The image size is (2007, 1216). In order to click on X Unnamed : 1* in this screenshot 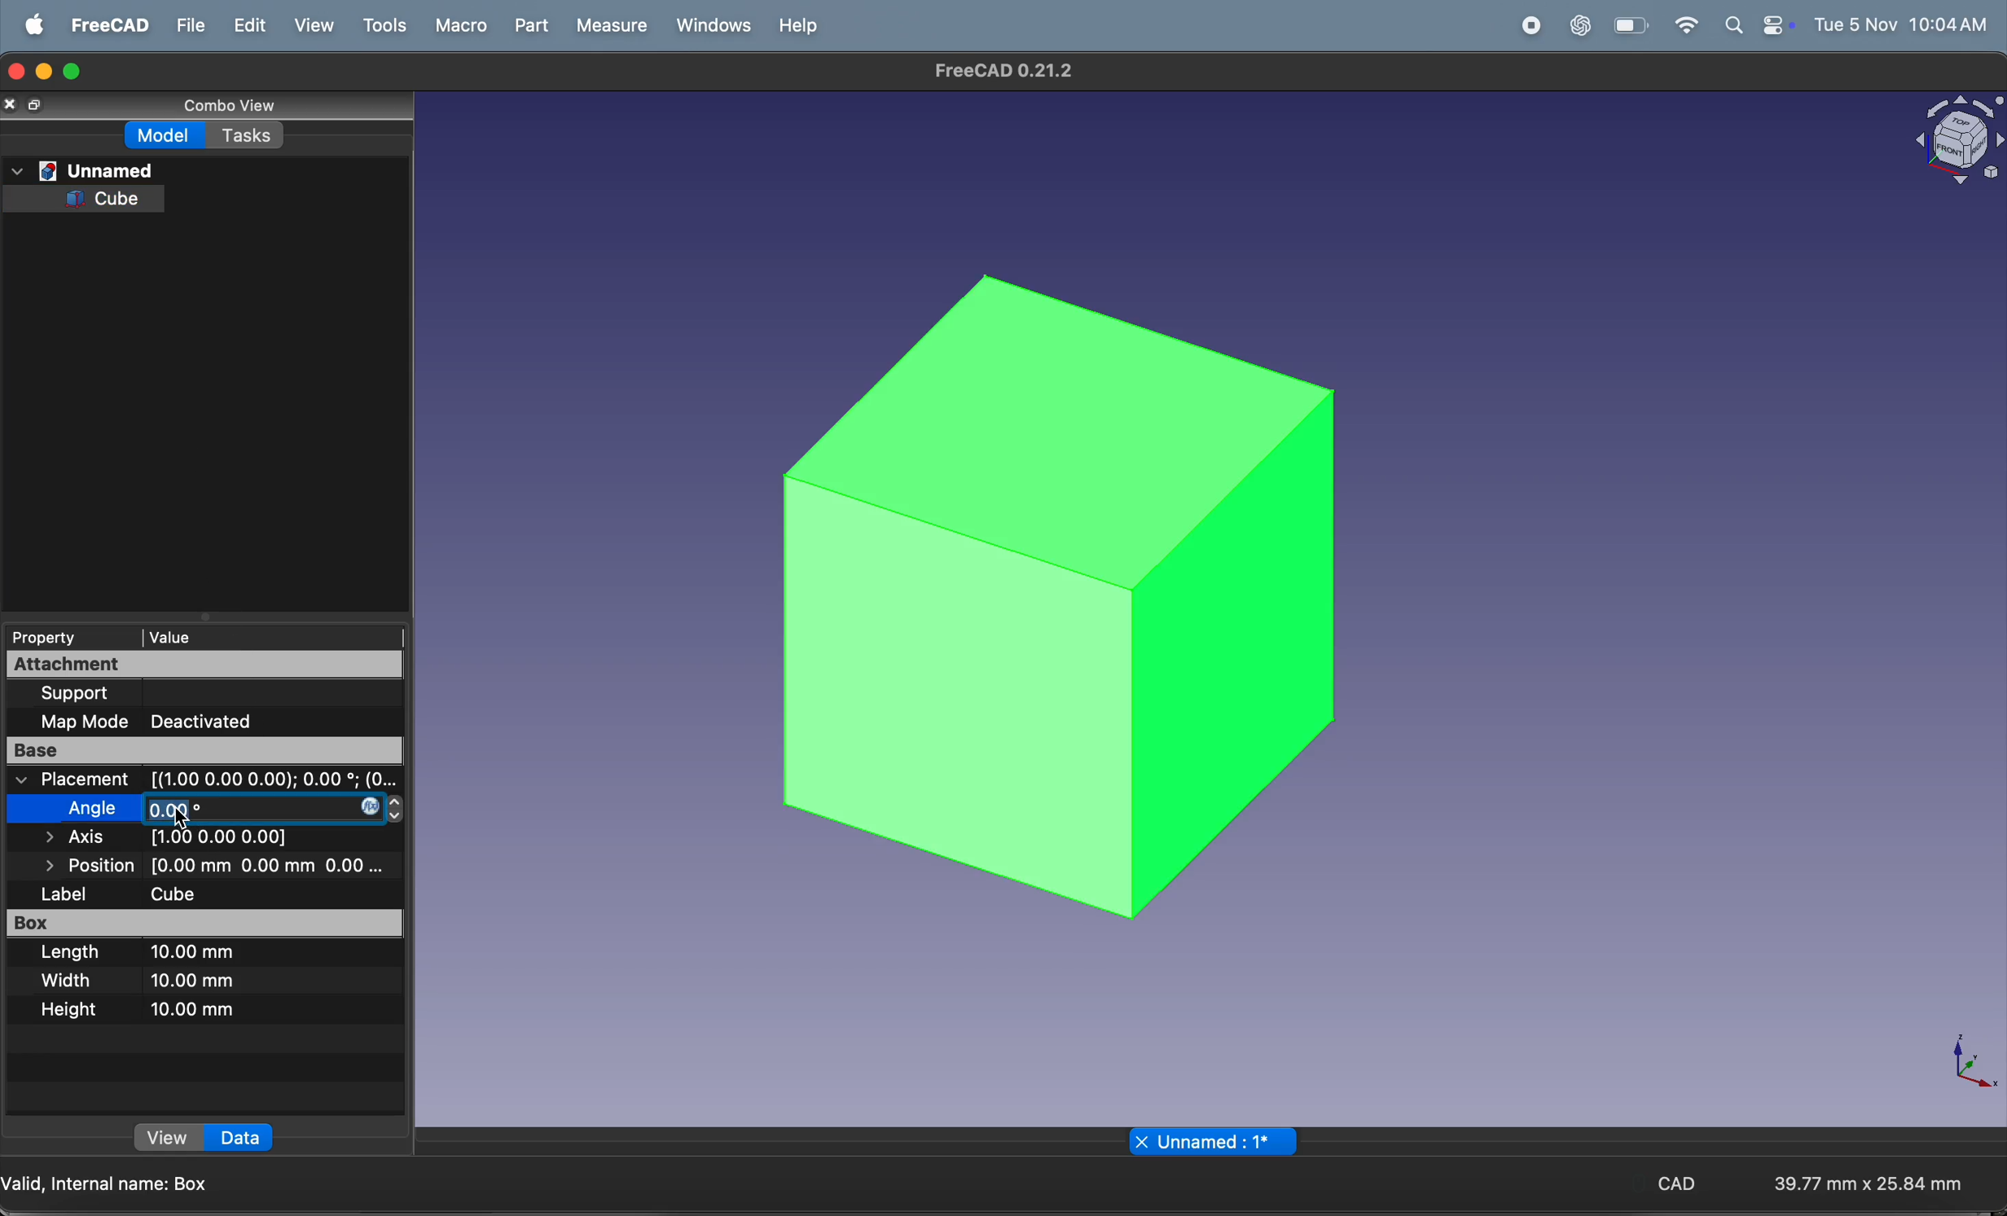, I will do `click(1218, 1143)`.